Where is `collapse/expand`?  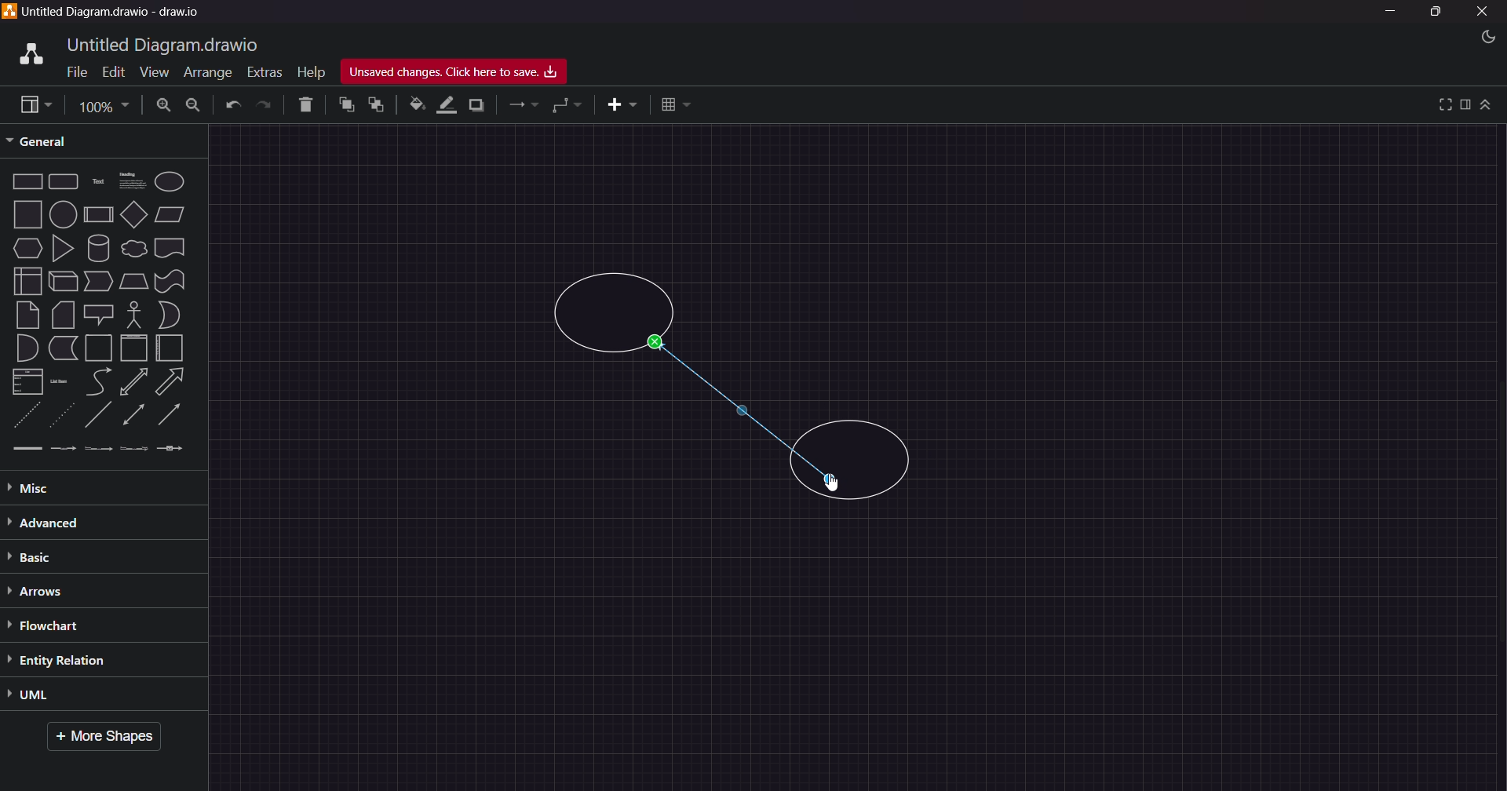 collapse/expand is located at coordinates (1487, 105).